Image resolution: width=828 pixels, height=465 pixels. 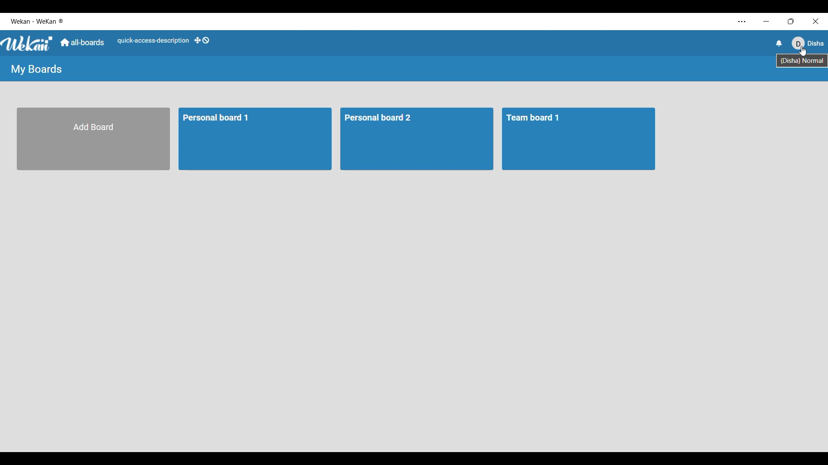 I want to click on Quick access description, so click(x=152, y=40).